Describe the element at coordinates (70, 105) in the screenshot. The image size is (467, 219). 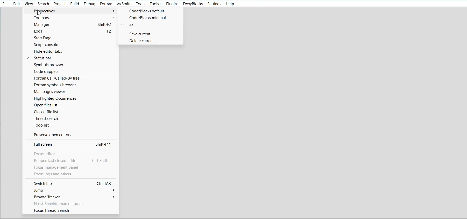
I see `Open files list` at that location.